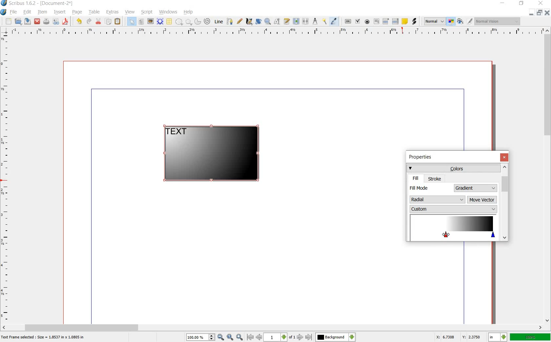 This screenshot has width=551, height=342. What do you see at coordinates (306, 22) in the screenshot?
I see `unlink text frame` at bounding box center [306, 22].